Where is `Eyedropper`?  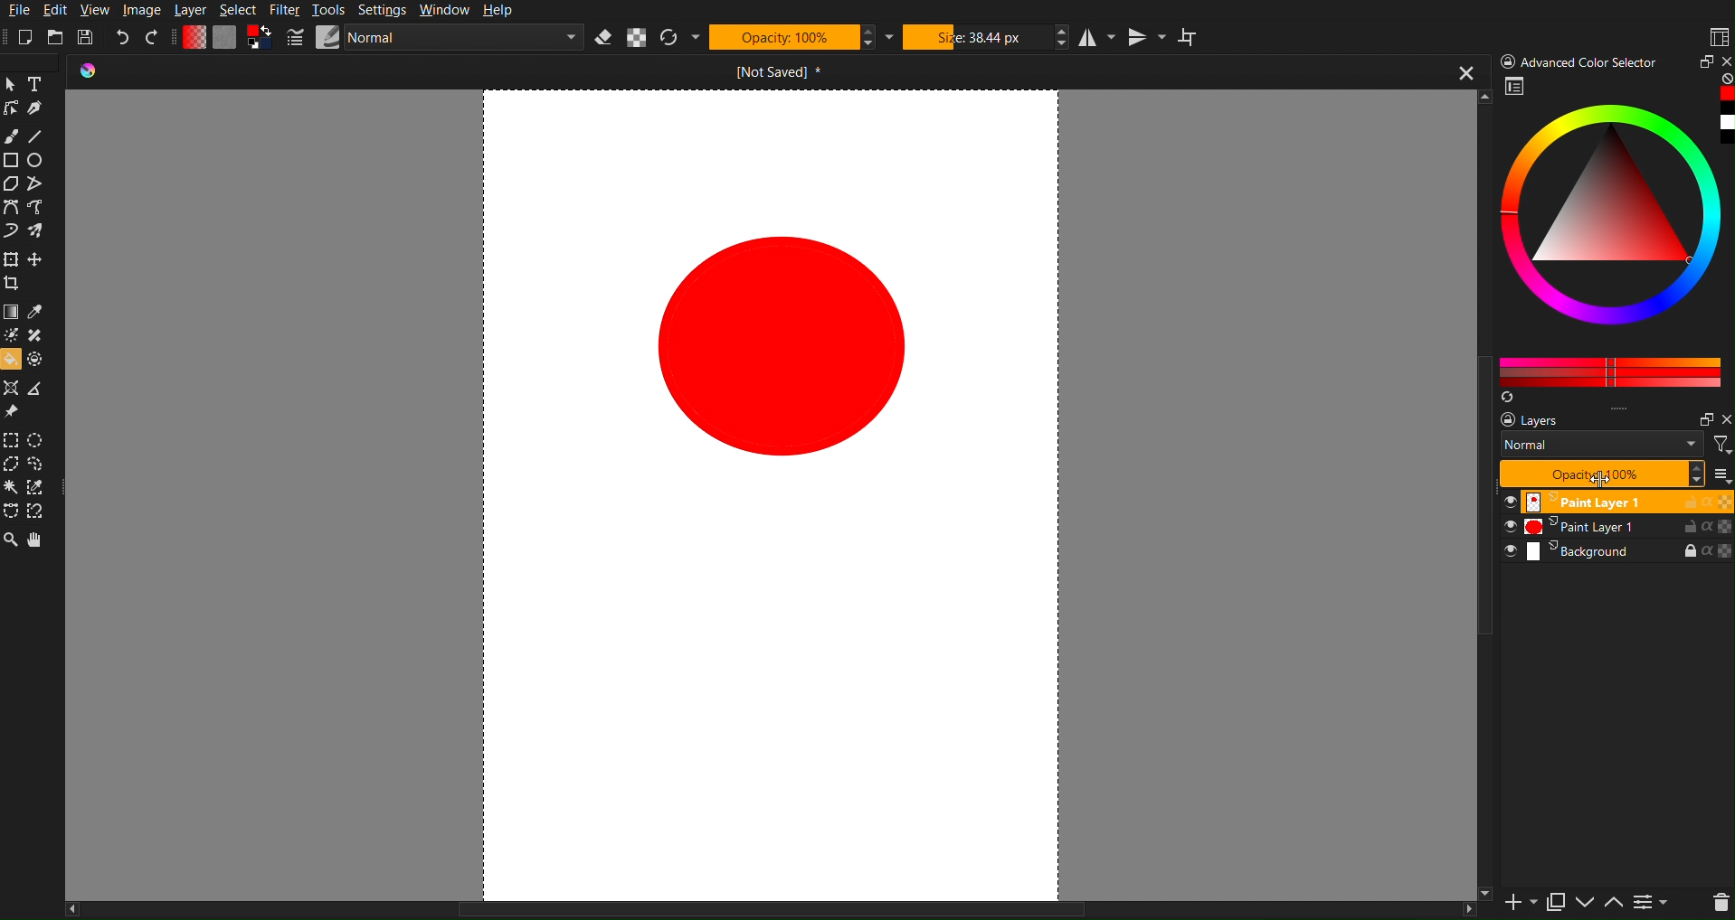
Eyedropper is located at coordinates (38, 312).